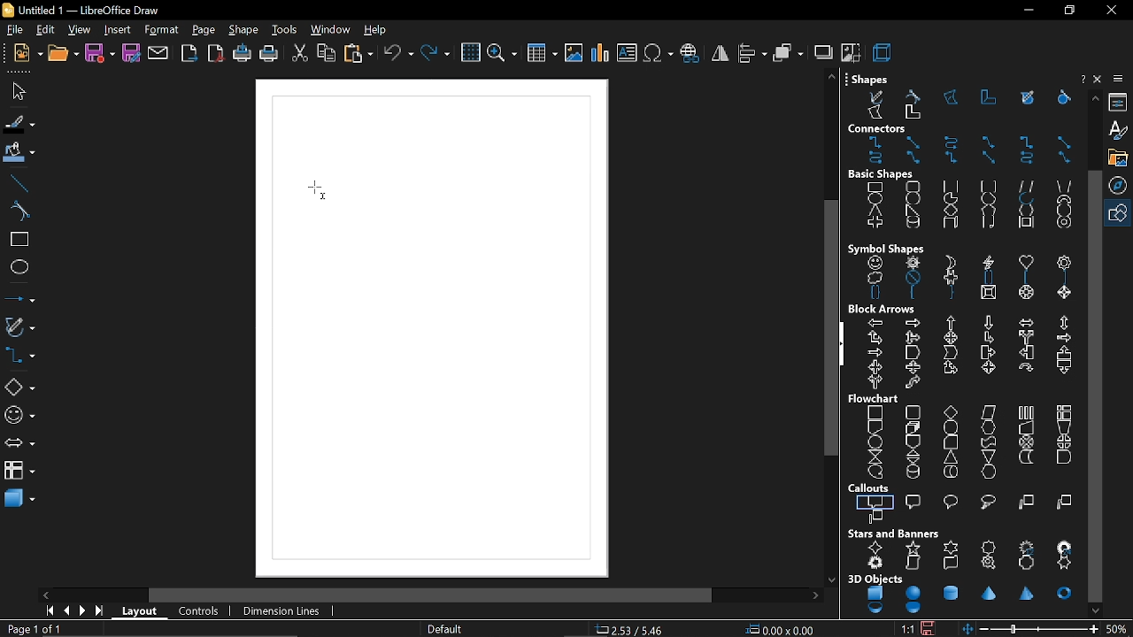 This screenshot has height=637, width=1133. Describe the element at coordinates (1027, 186) in the screenshot. I see `parallelogram` at that location.